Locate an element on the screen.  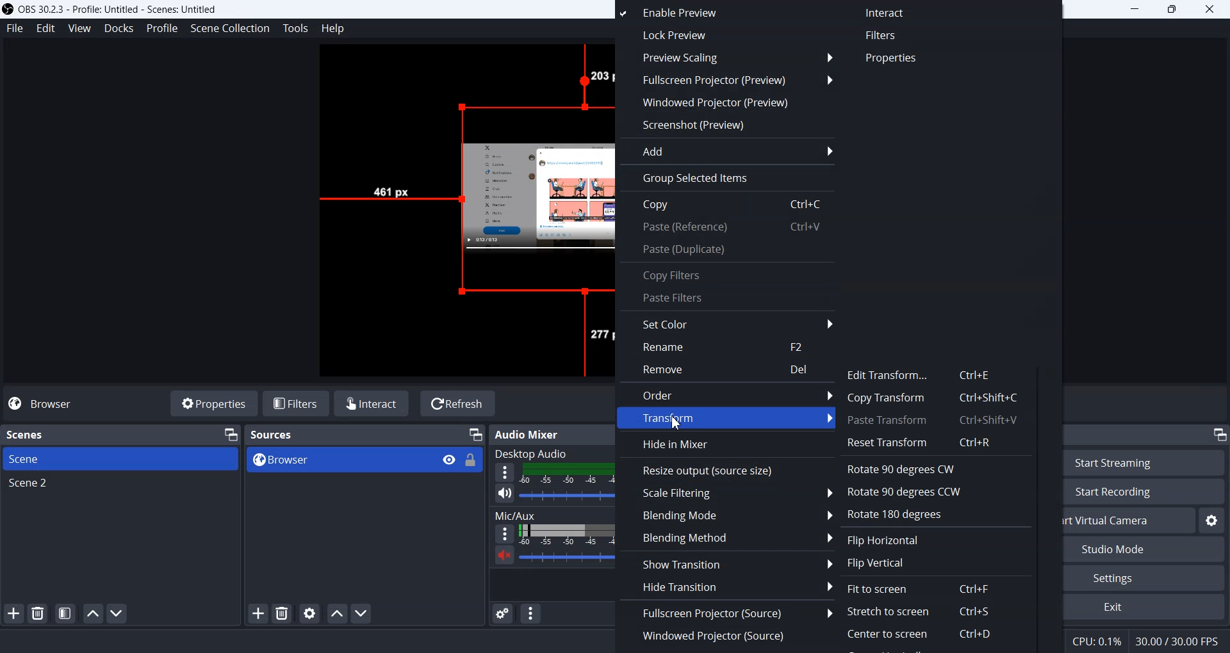
More is located at coordinates (505, 472).